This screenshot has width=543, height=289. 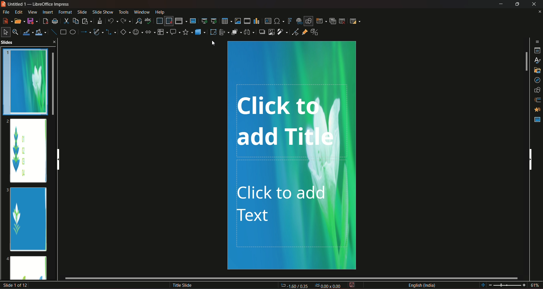 I want to click on horizontal scroll bar, so click(x=268, y=278).